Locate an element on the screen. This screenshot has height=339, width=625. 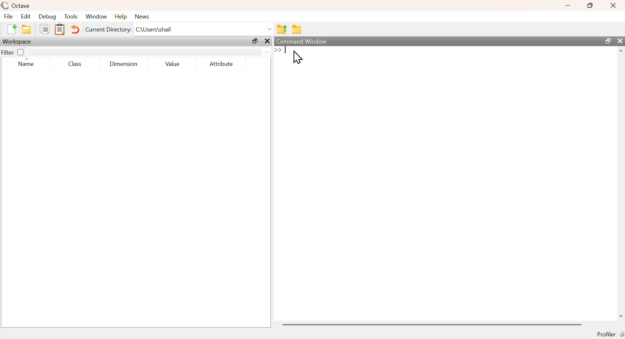
cursor is located at coordinates (298, 58).